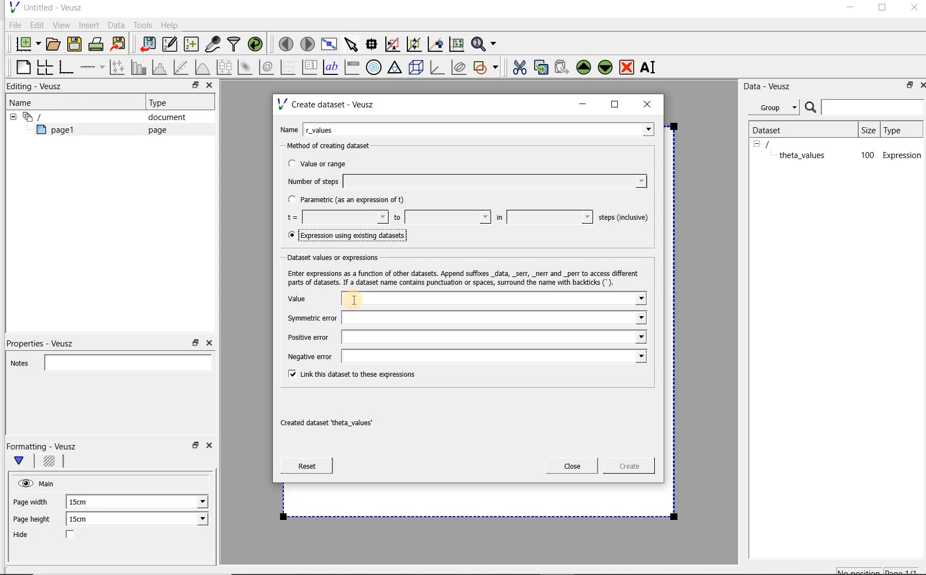  I want to click on page1, so click(60, 132).